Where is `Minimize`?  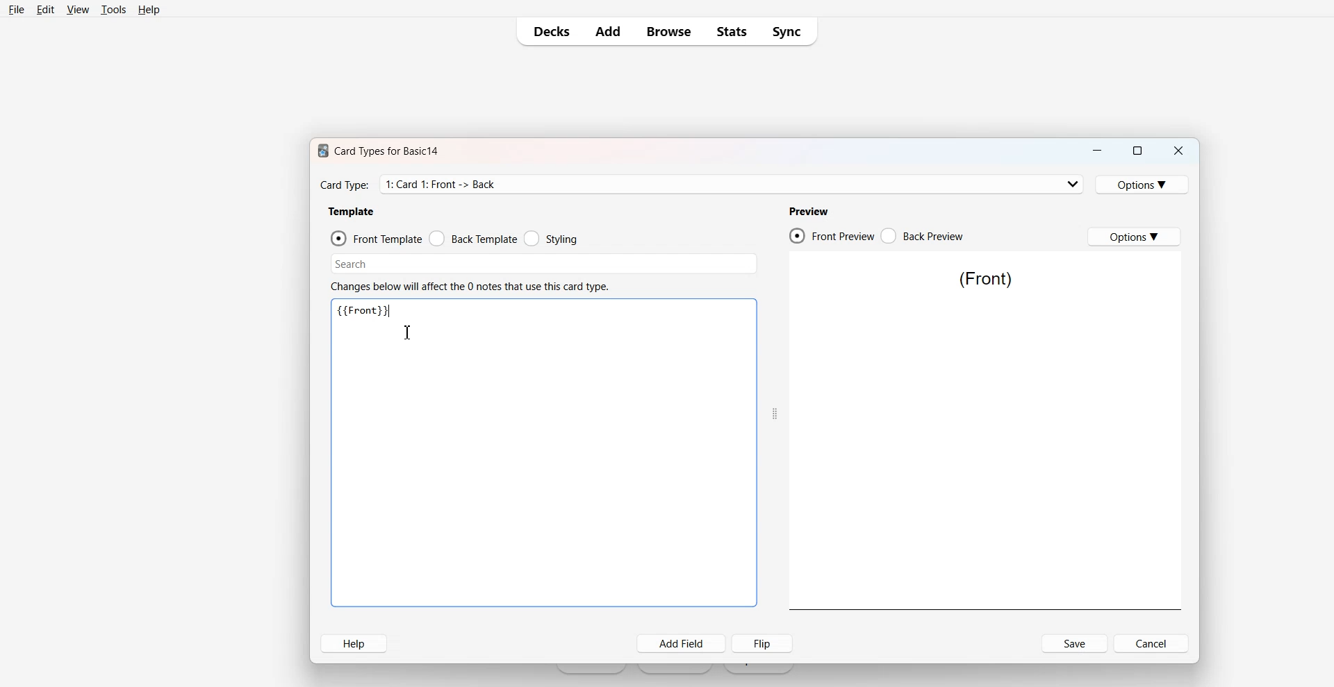 Minimize is located at coordinates (1098, 151).